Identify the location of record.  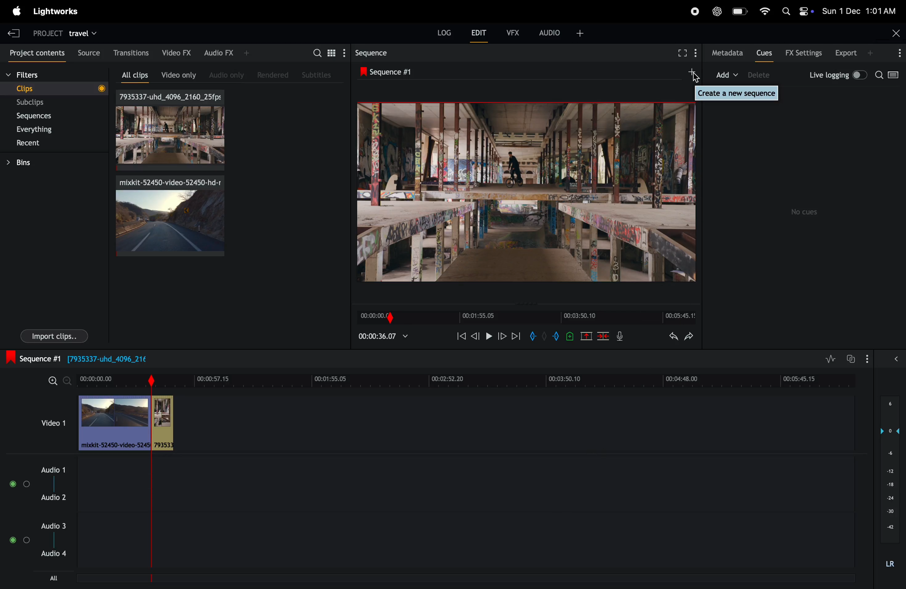
(693, 12).